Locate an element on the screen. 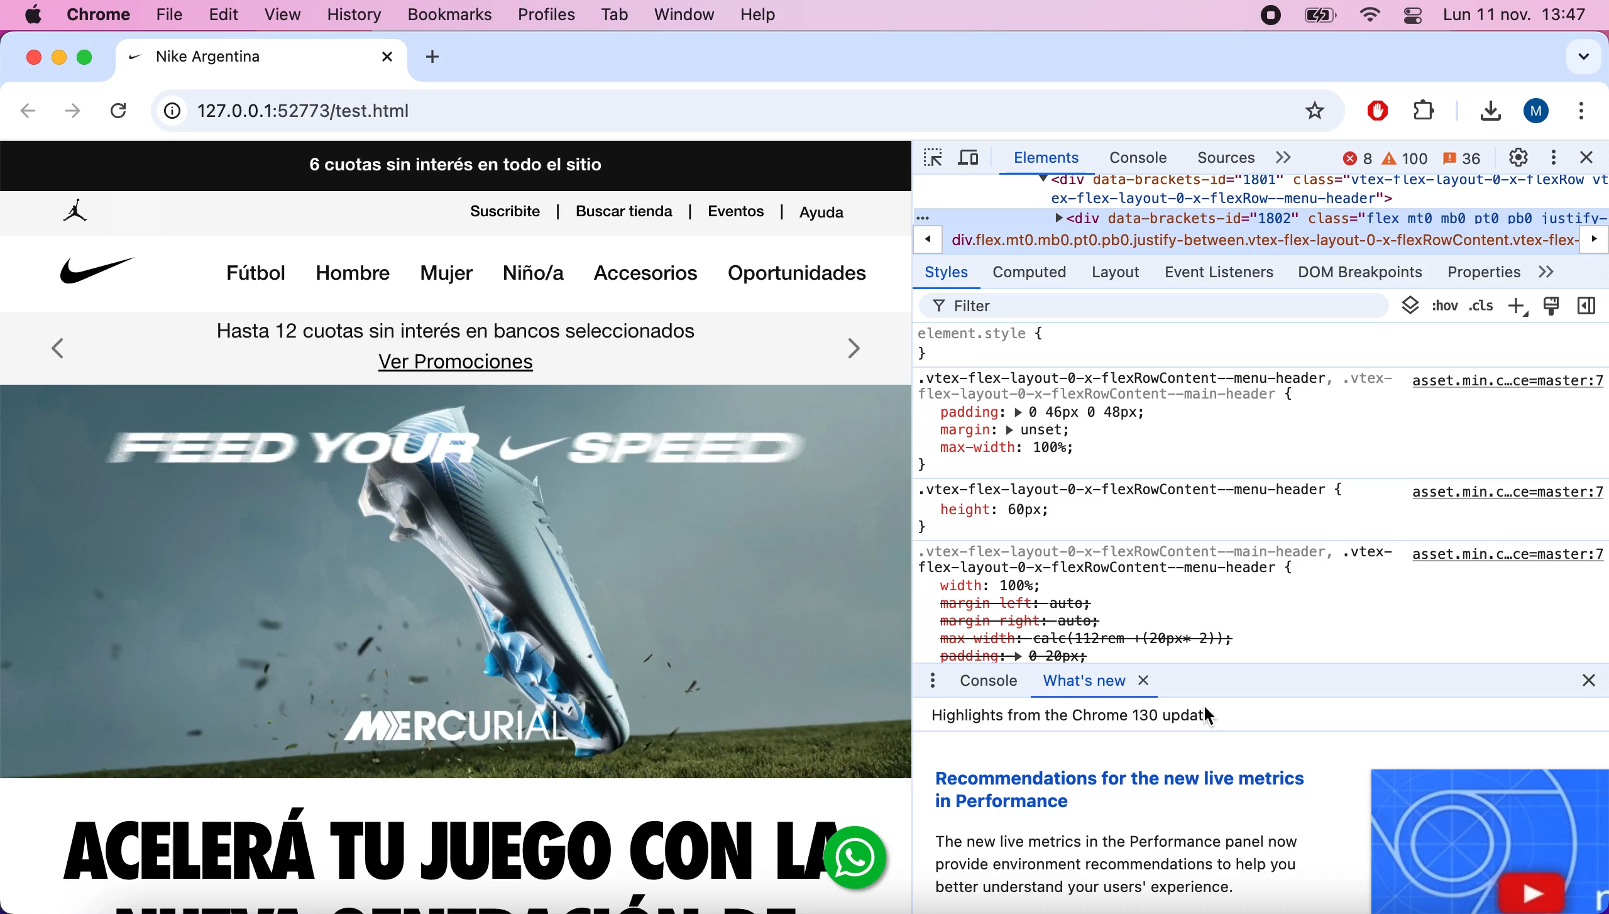 This screenshot has width=1609, height=914. downloads is located at coordinates (1485, 112).